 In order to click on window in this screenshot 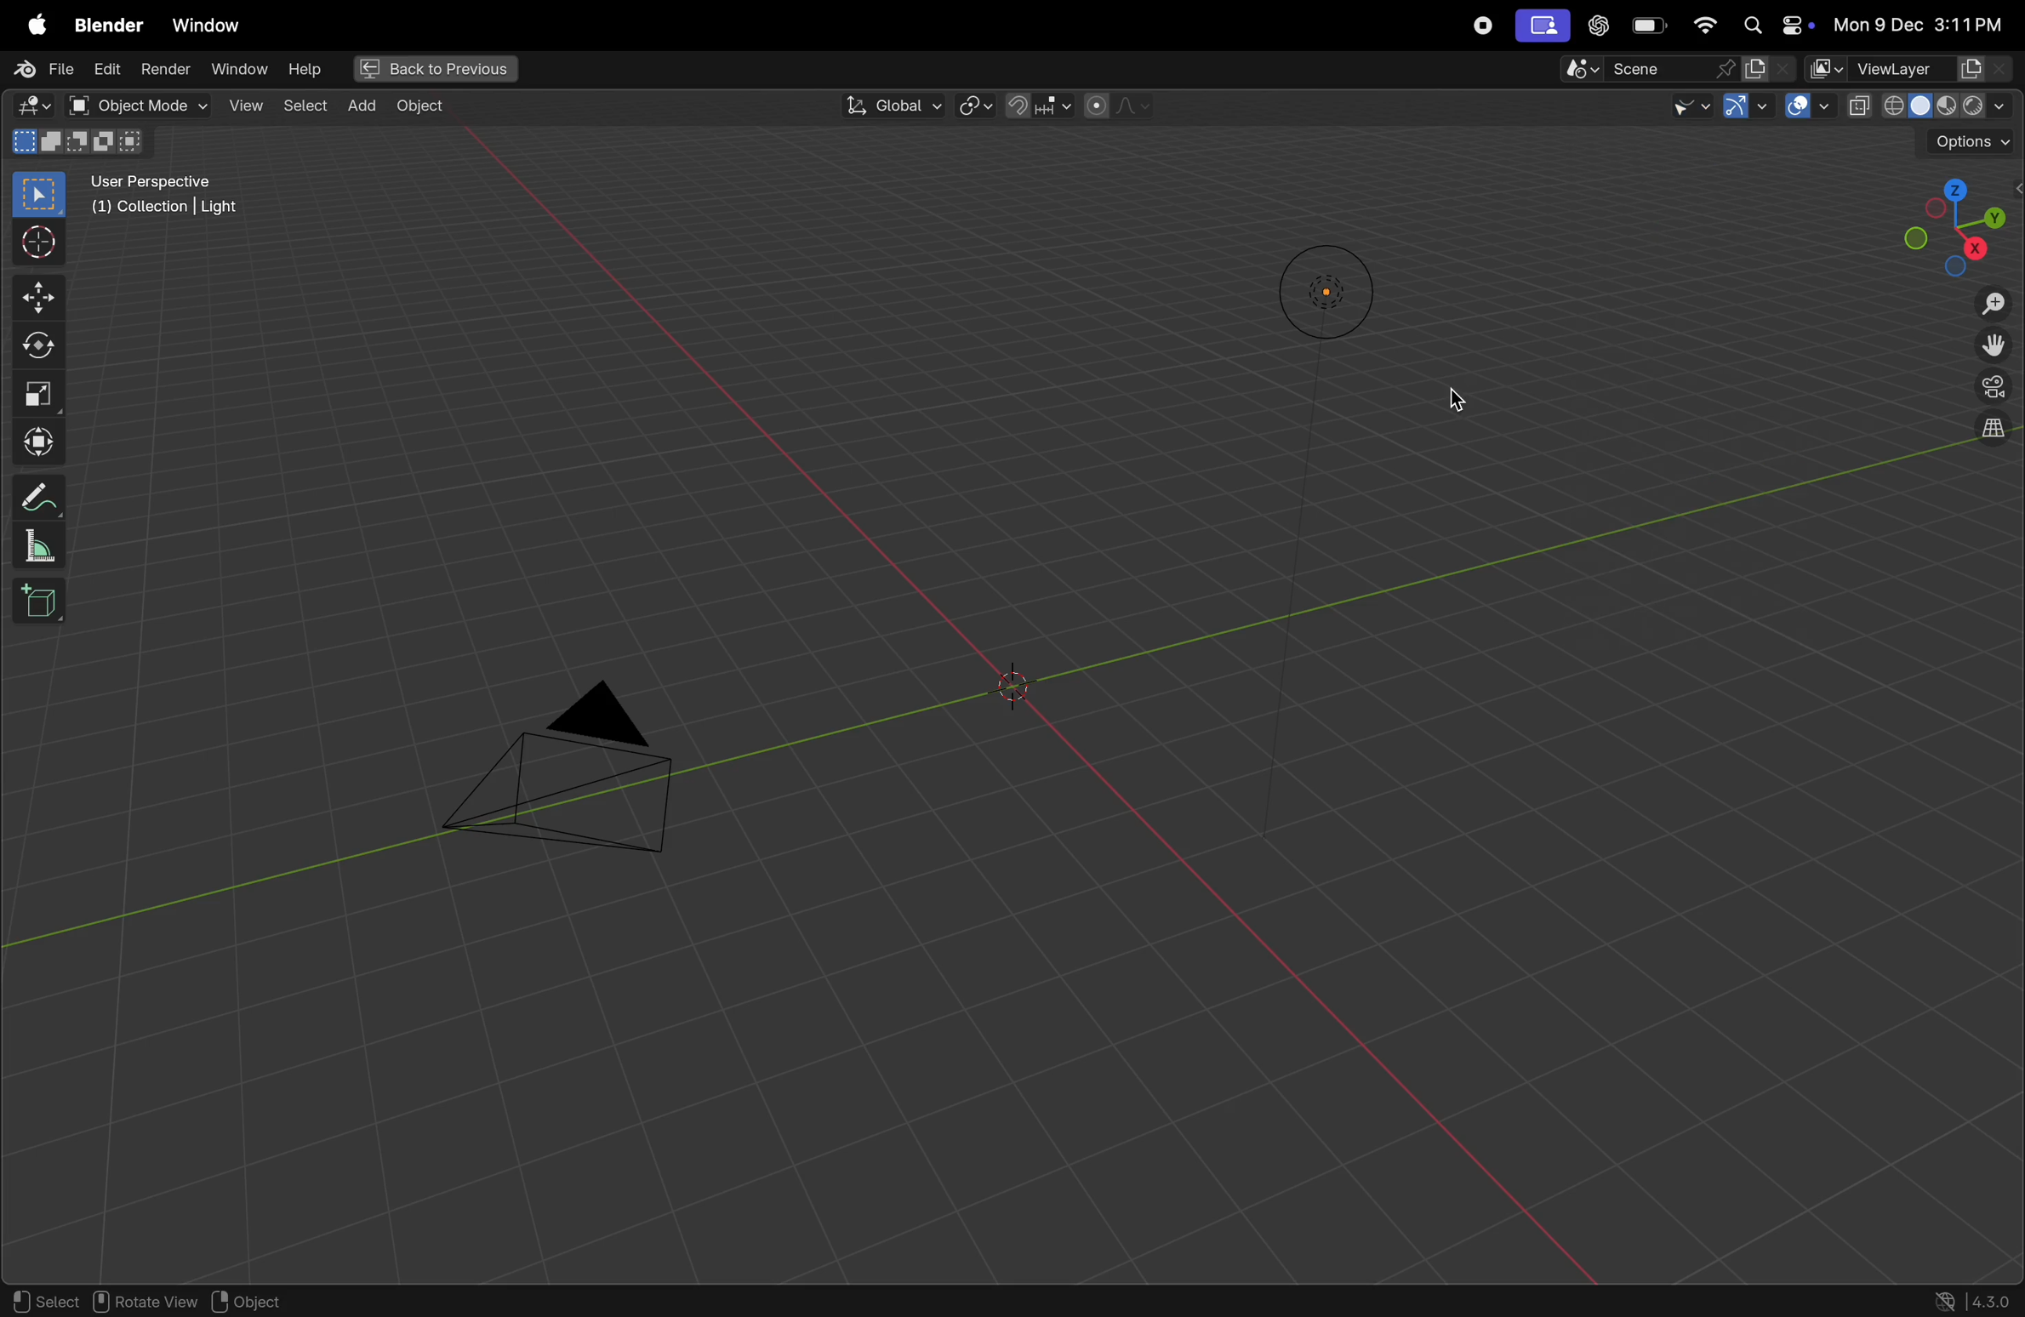, I will do `click(237, 71)`.